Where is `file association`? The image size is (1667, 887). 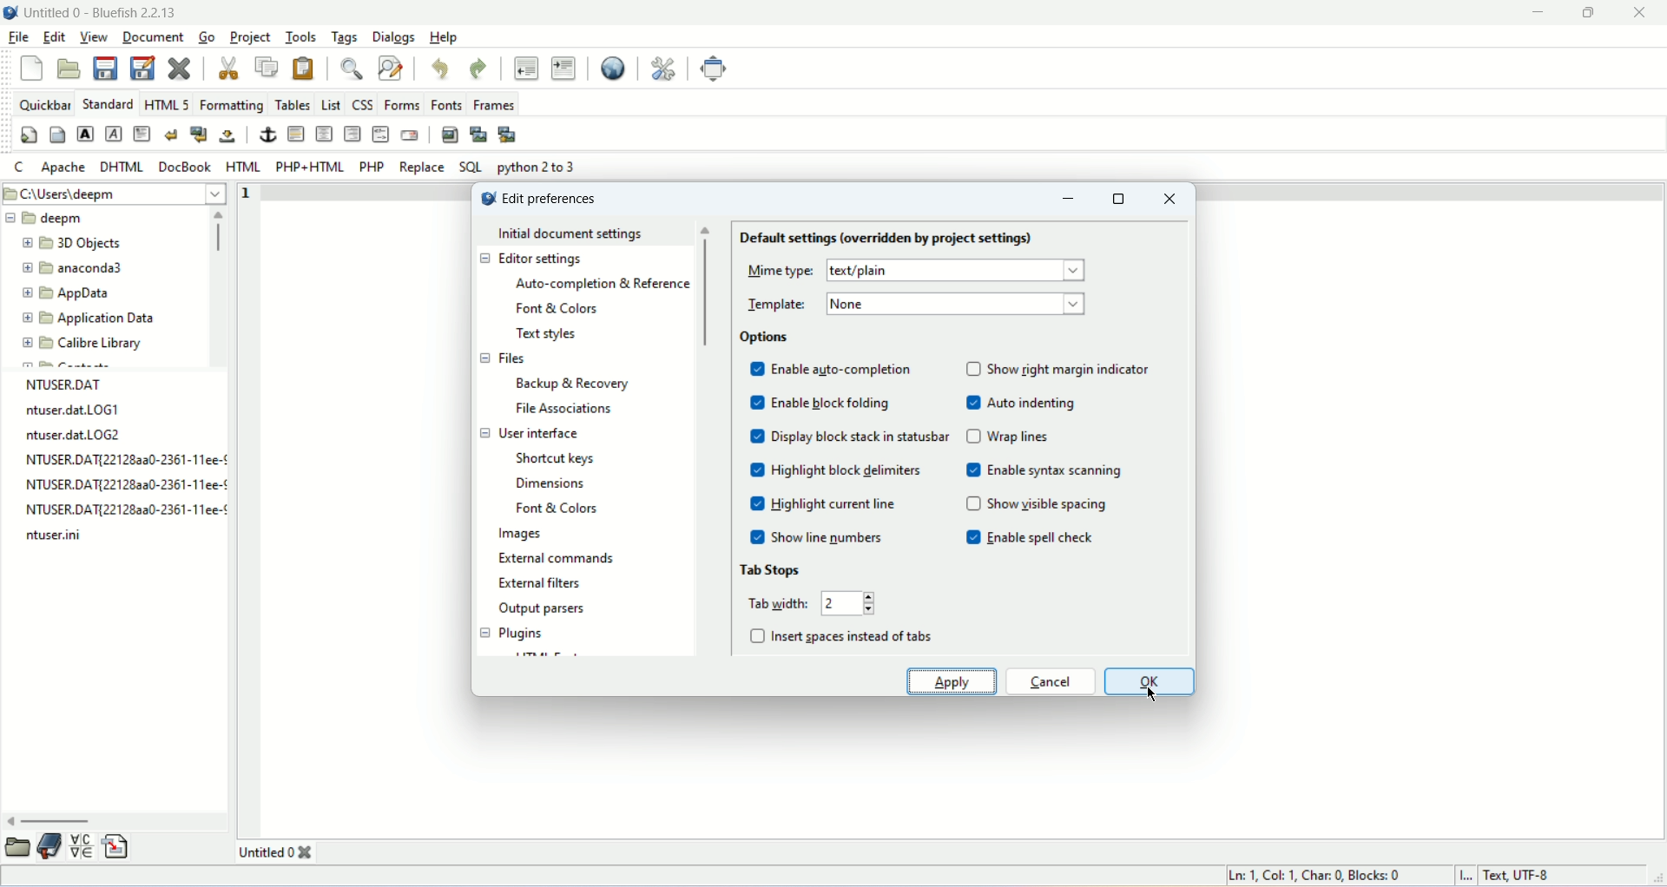
file association is located at coordinates (562, 408).